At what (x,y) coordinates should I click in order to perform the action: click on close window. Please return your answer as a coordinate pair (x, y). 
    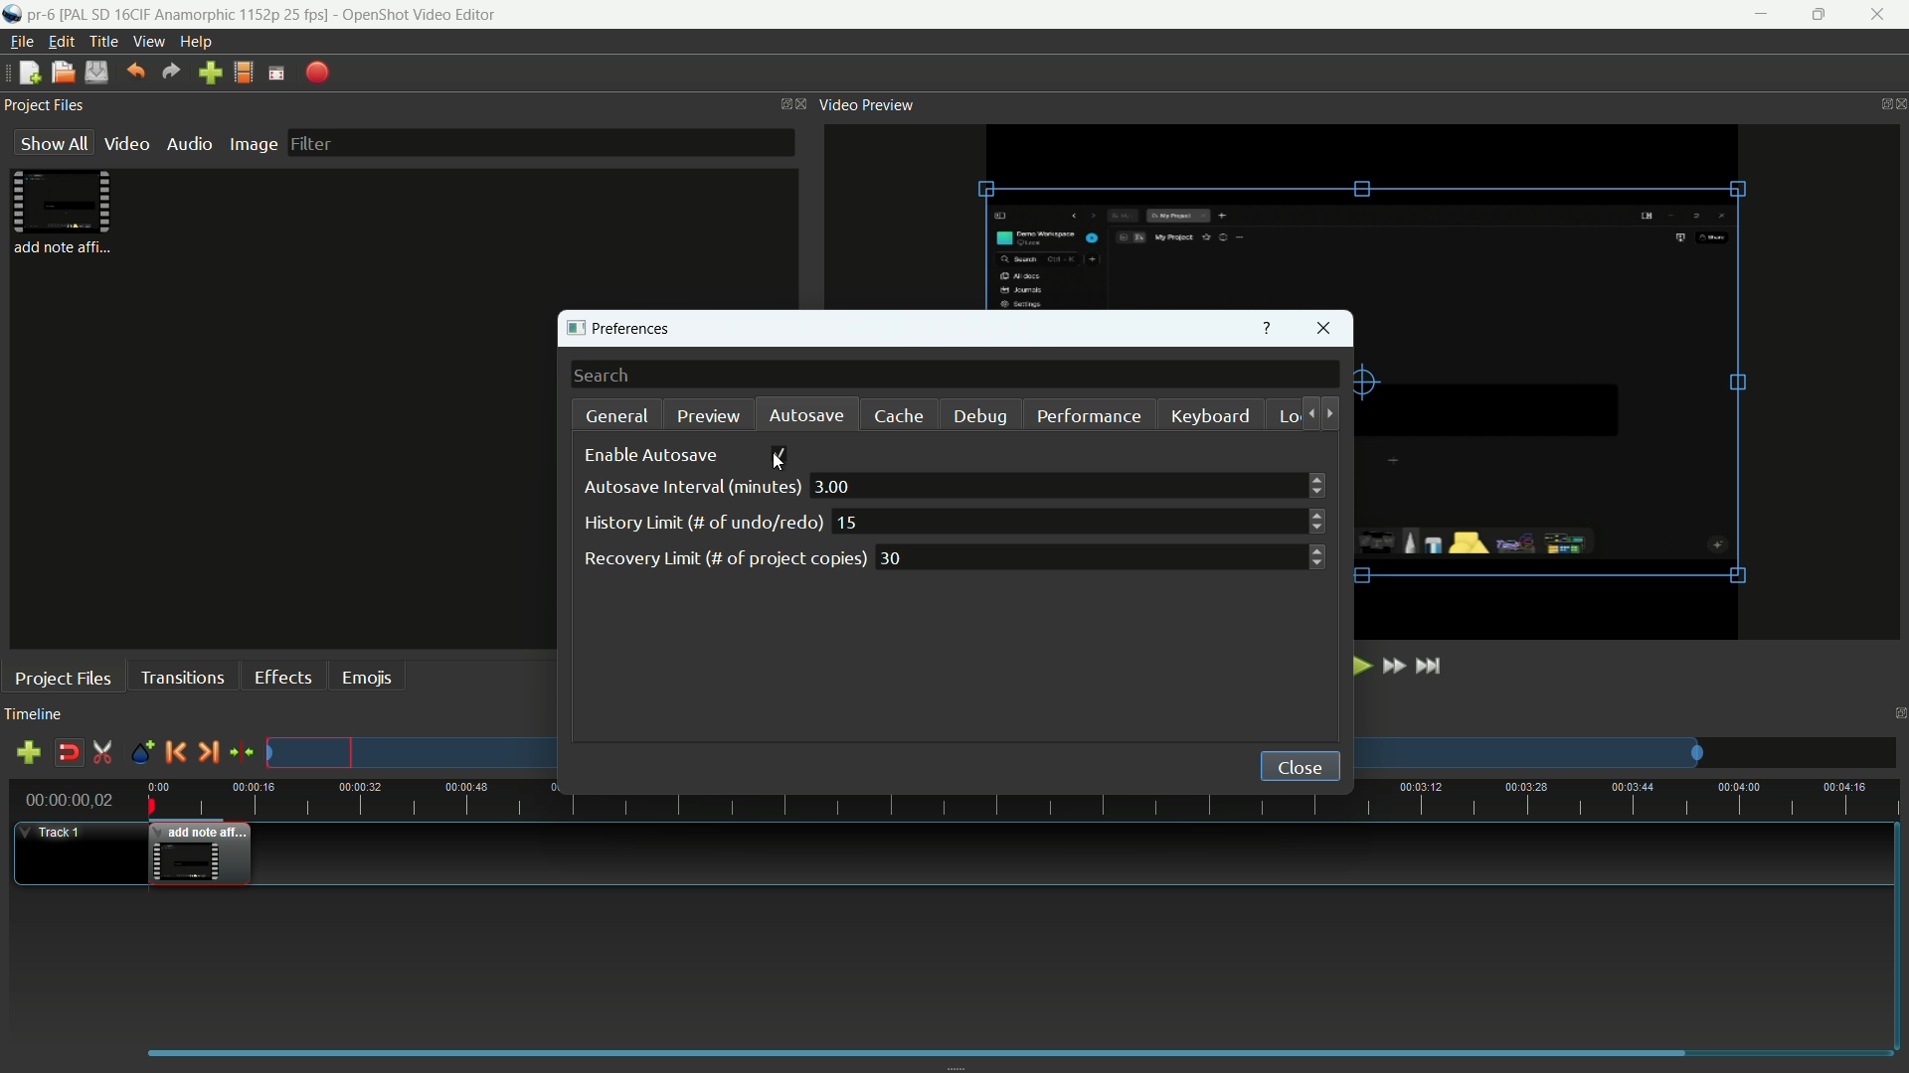
    Looking at the image, I should click on (1323, 328).